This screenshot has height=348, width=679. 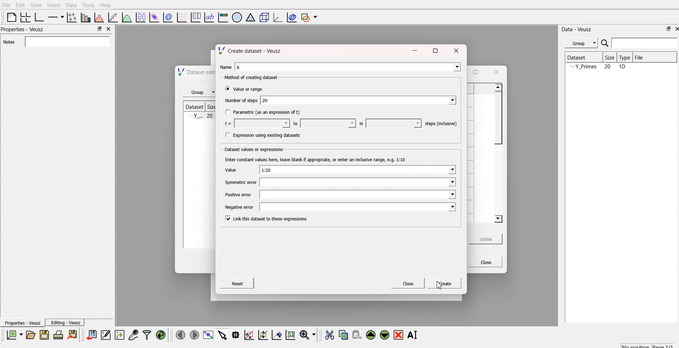 What do you see at coordinates (10, 17) in the screenshot?
I see `blank page` at bounding box center [10, 17].